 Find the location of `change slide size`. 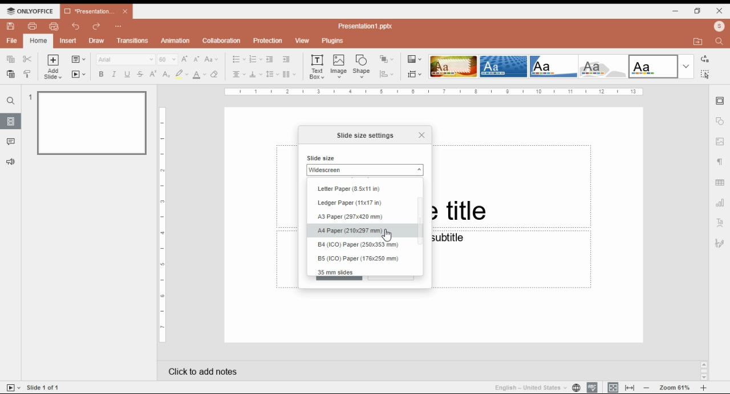

change slide size is located at coordinates (415, 74).